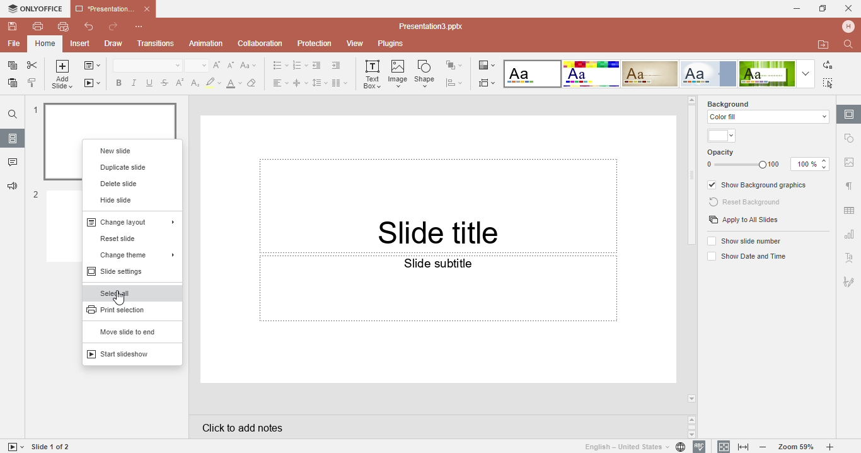 This screenshot has width=861, height=453. What do you see at coordinates (10, 66) in the screenshot?
I see `Copy` at bounding box center [10, 66].